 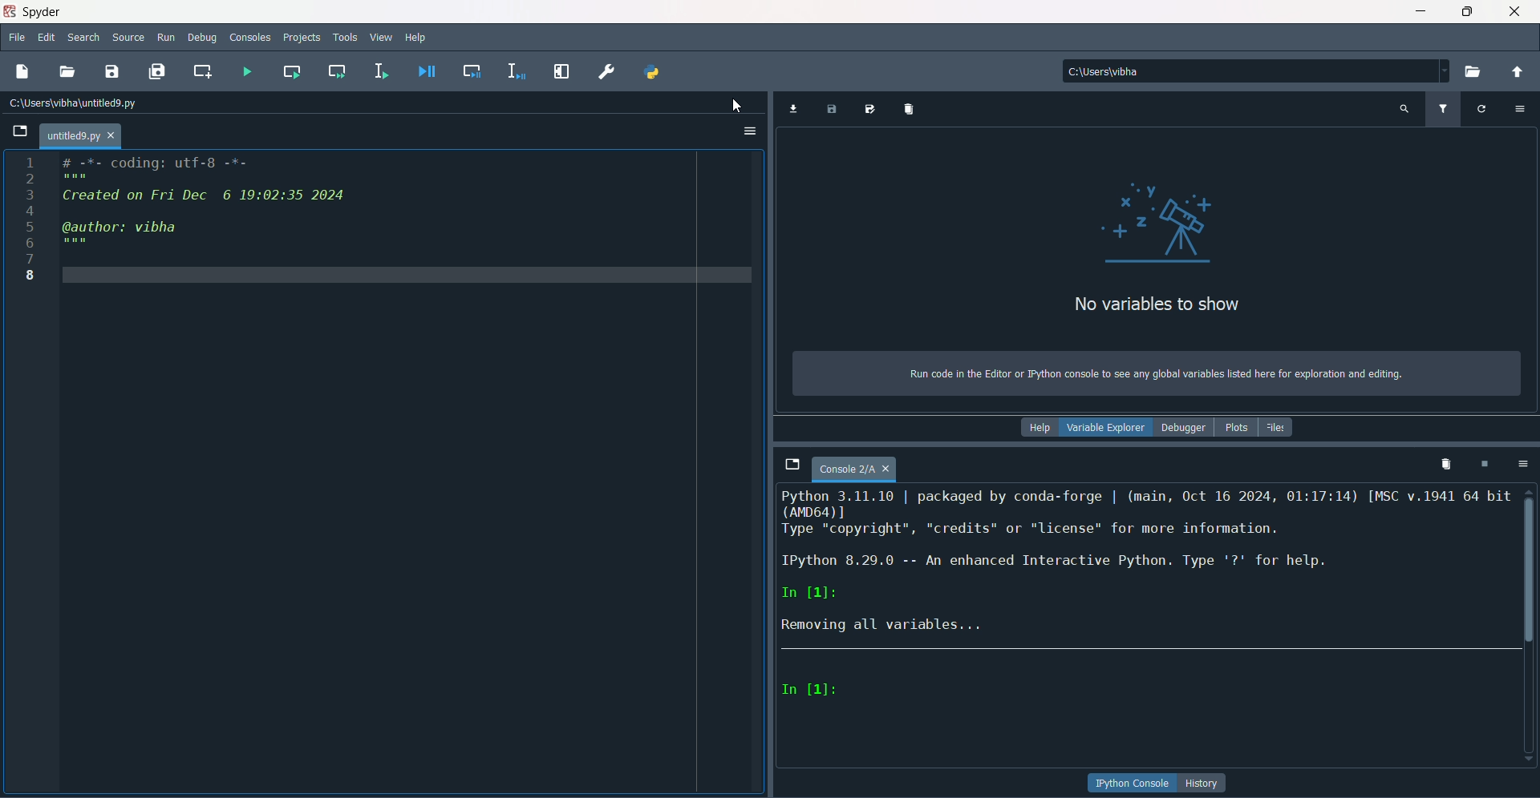 I want to click on code, so click(x=206, y=204).